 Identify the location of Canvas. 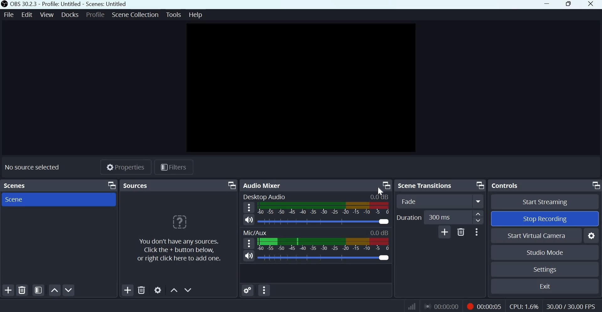
(299, 88).